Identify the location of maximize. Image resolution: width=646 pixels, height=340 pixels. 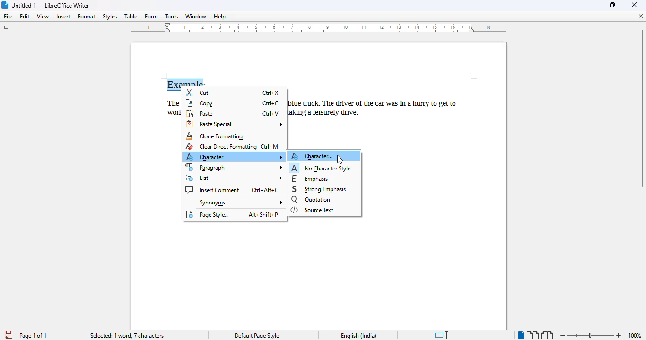
(612, 4).